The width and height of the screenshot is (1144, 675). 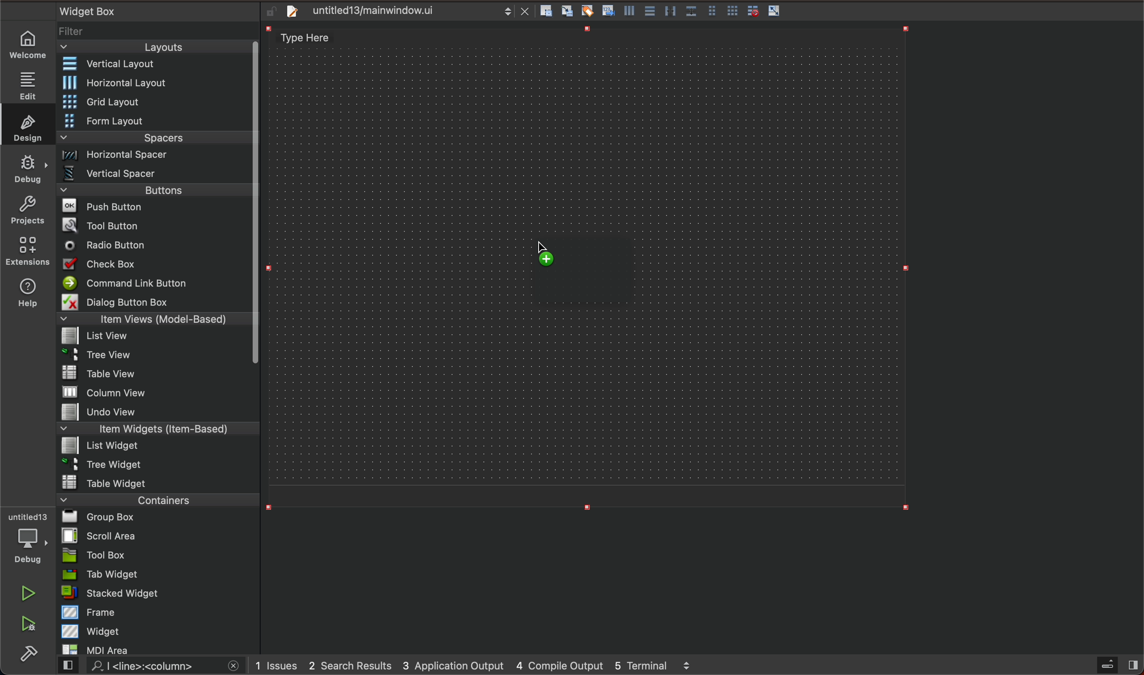 I want to click on radio button, so click(x=154, y=244).